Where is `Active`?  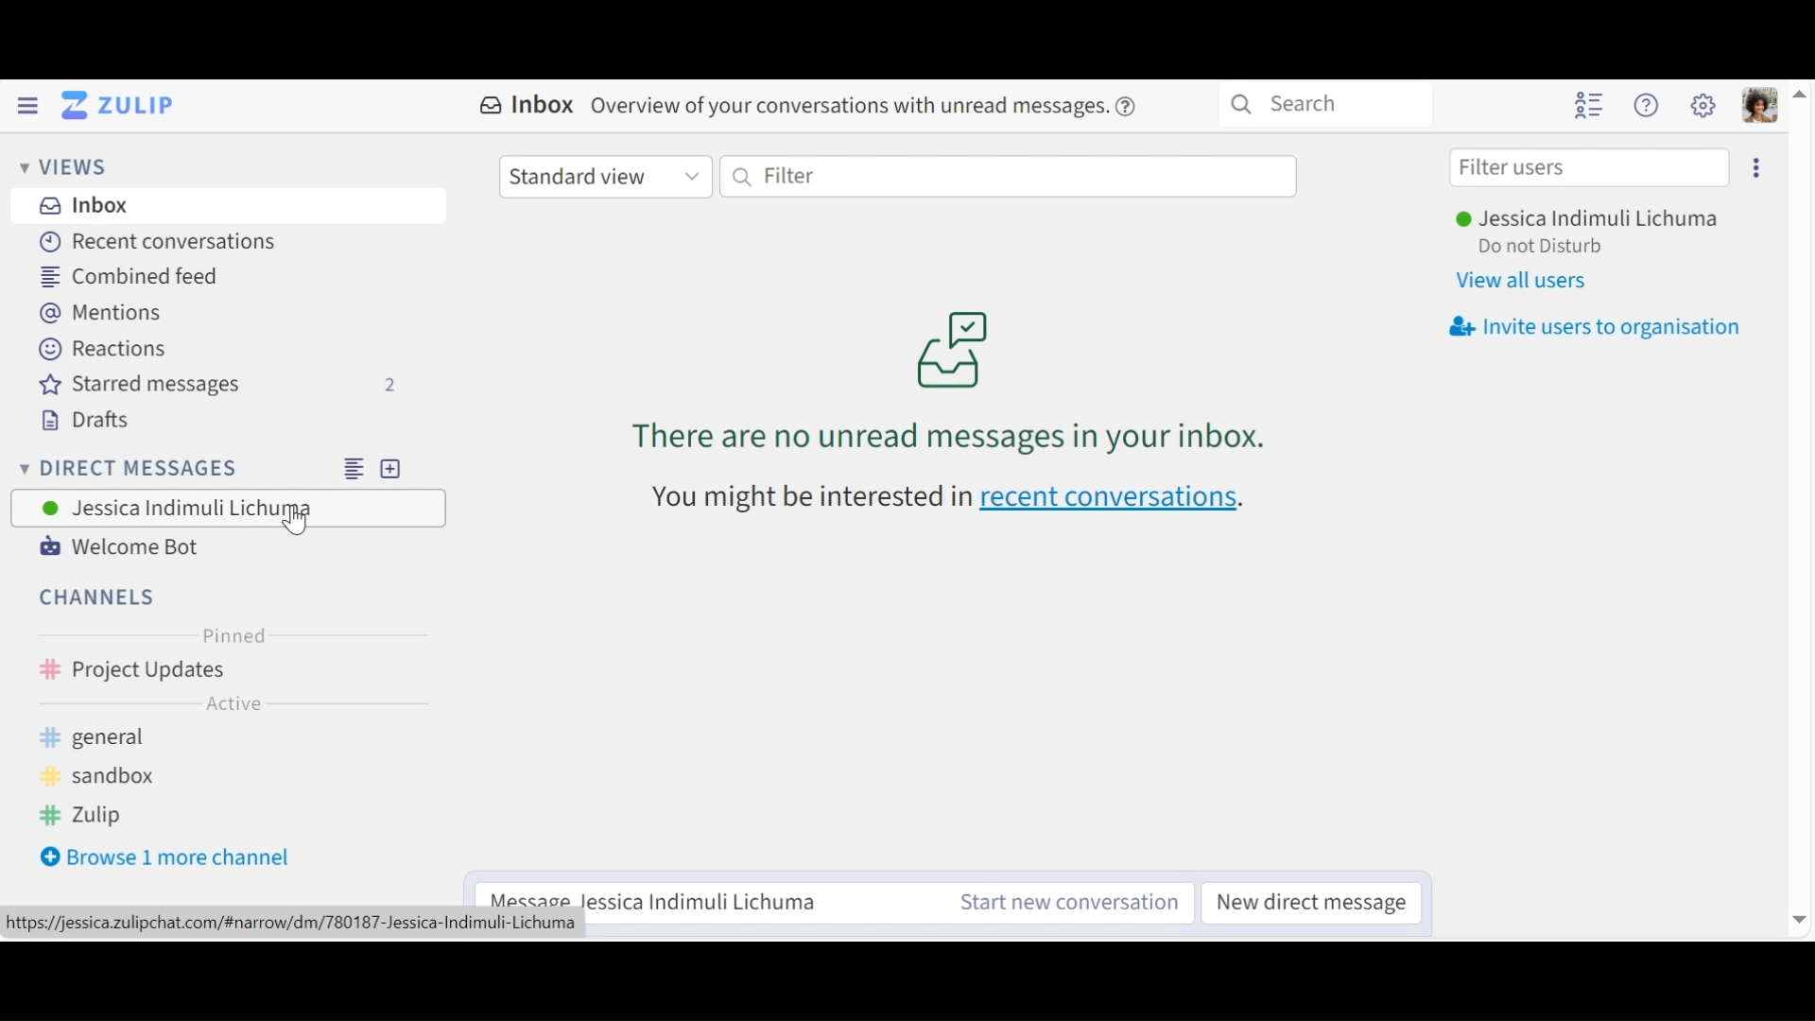 Active is located at coordinates (232, 707).